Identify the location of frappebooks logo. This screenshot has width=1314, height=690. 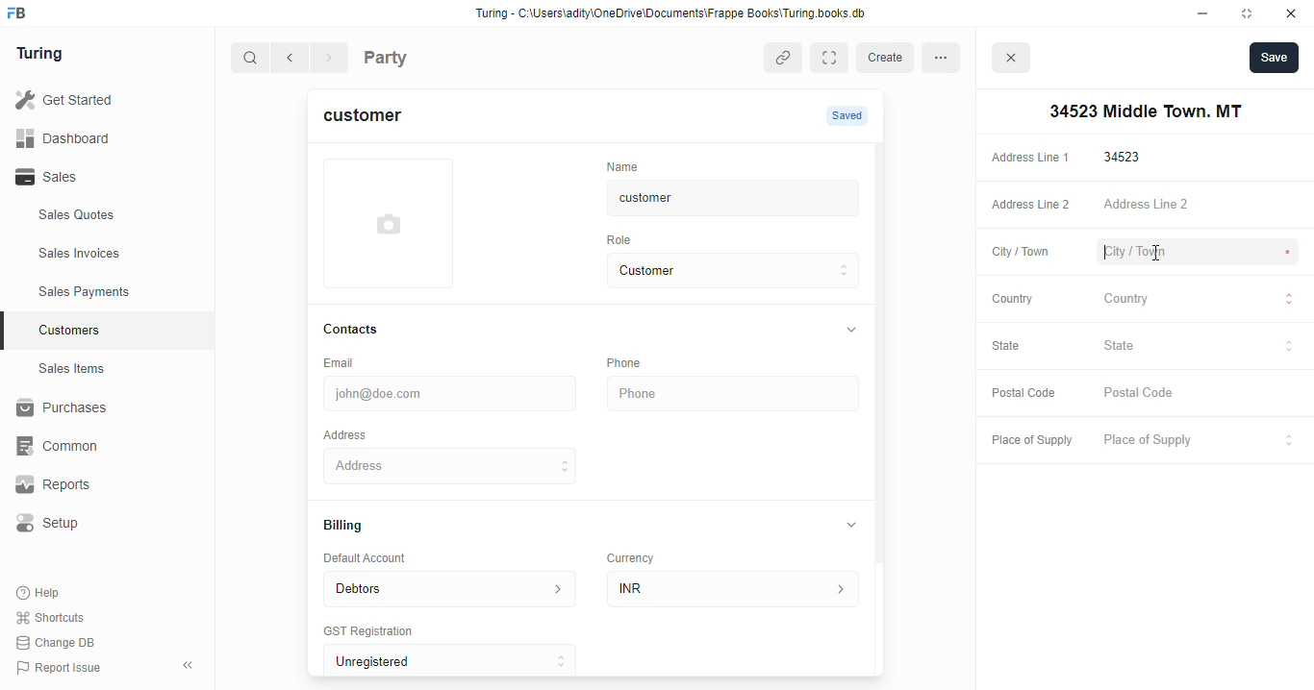
(22, 14).